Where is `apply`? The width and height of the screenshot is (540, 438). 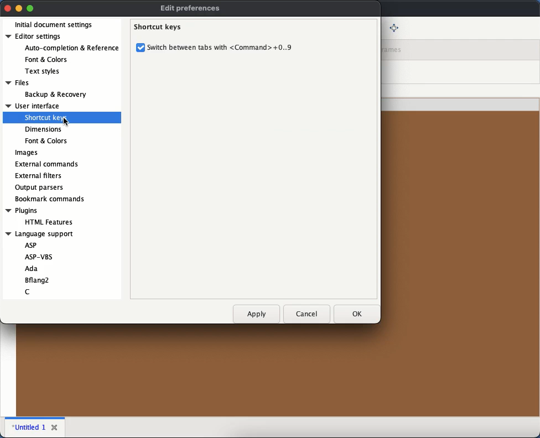 apply is located at coordinates (256, 314).